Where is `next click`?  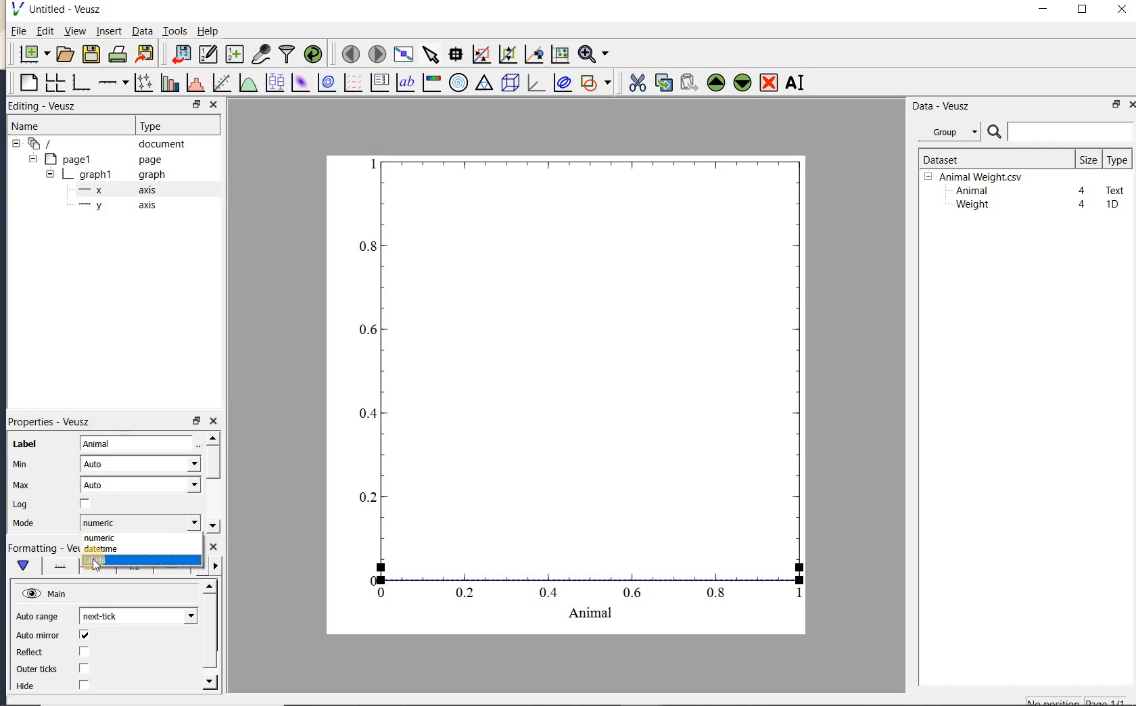 next click is located at coordinates (138, 615).